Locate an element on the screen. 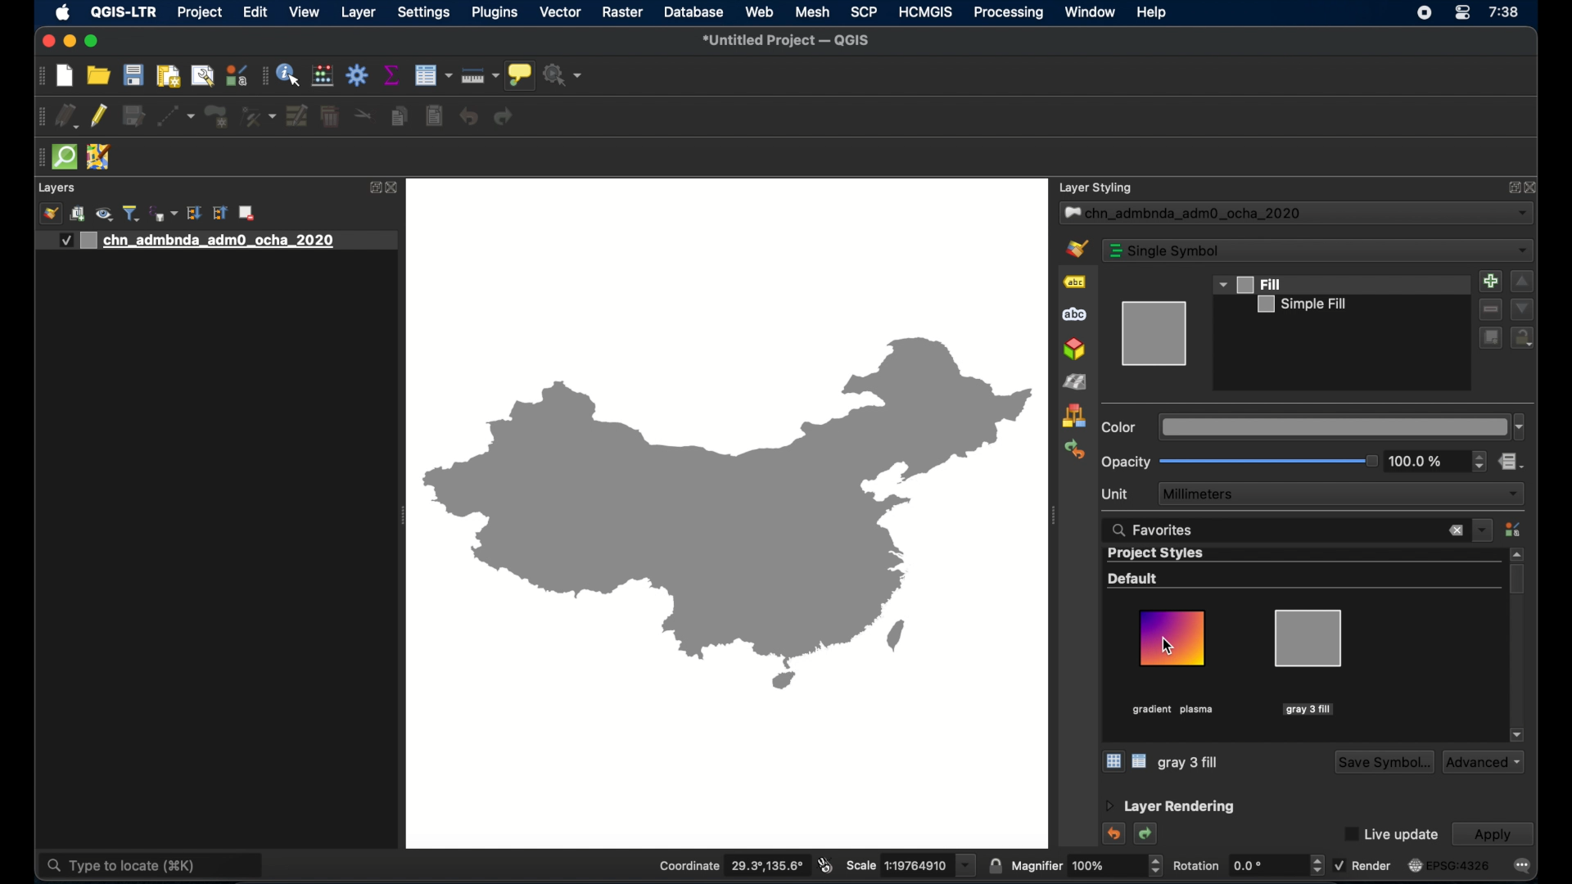 The image size is (1572, 884). gradient plasma is located at coordinates (1173, 663).